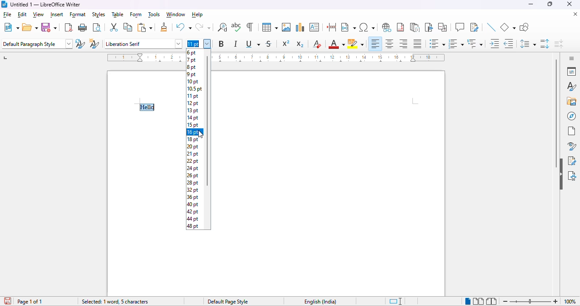 The height and width of the screenshot is (306, 580). I want to click on 24 pt, so click(193, 169).